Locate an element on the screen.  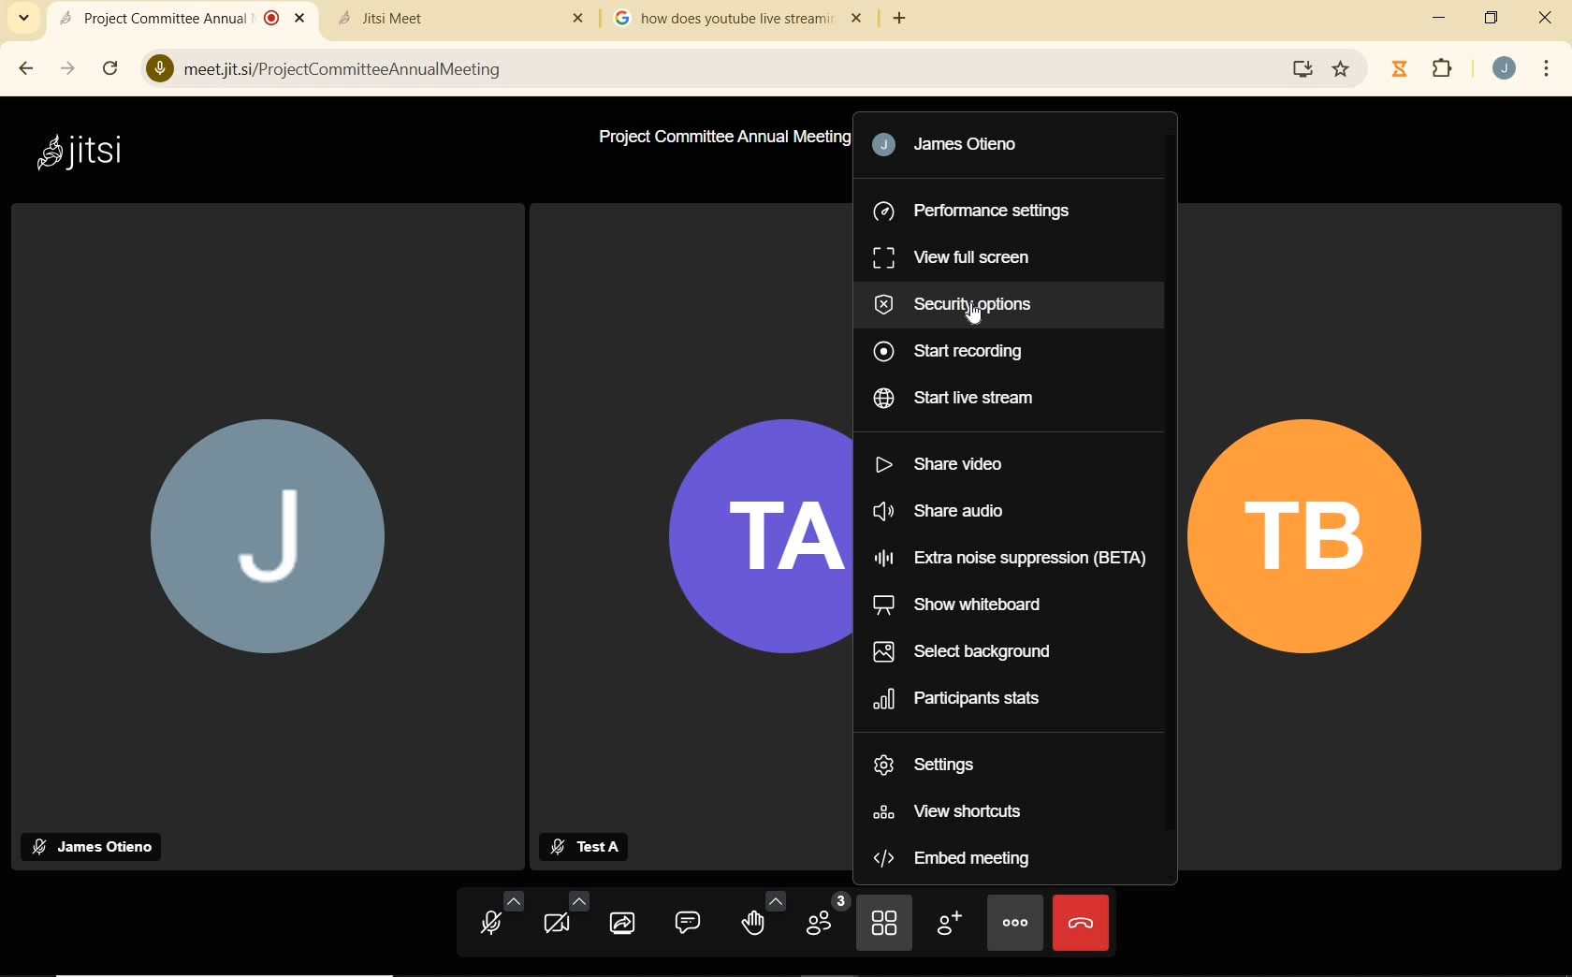
FORWARD is located at coordinates (64, 70).